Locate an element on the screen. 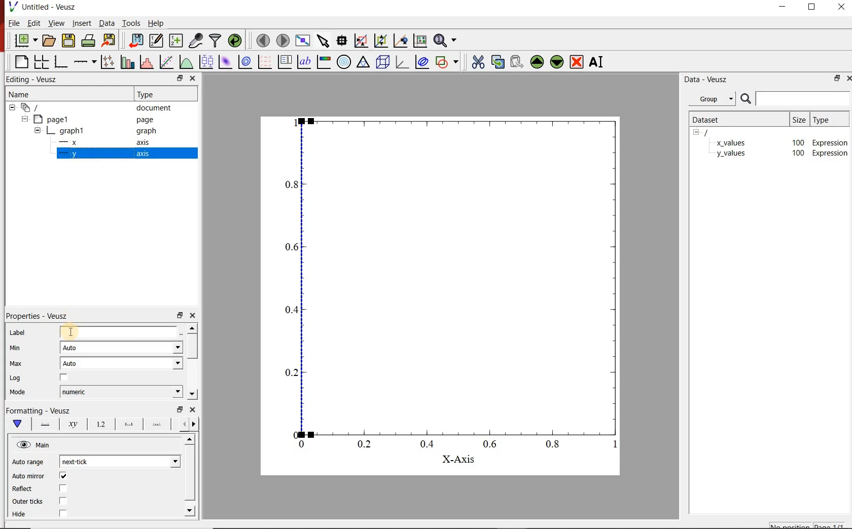  Type is located at coordinates (153, 94).